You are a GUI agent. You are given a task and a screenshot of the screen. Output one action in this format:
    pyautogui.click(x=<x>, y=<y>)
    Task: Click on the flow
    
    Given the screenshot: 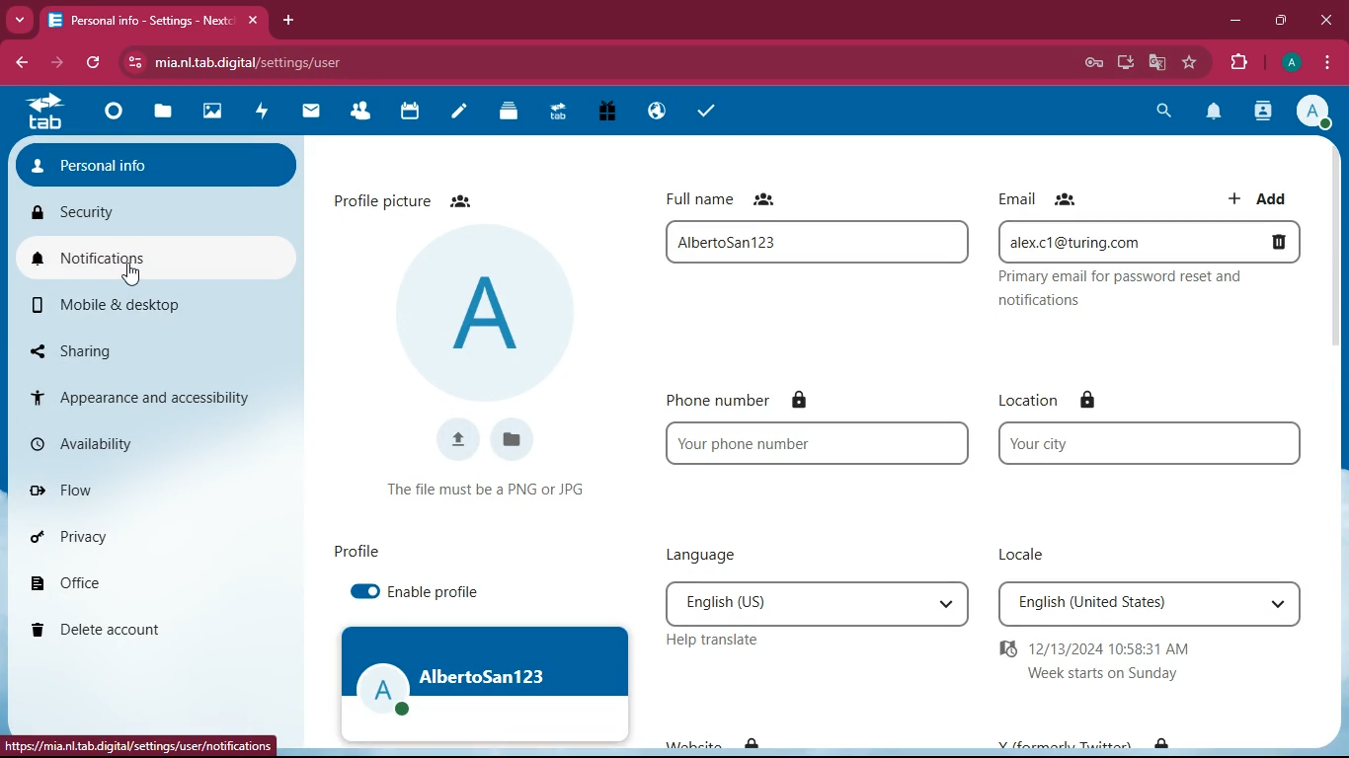 What is the action you would take?
    pyautogui.click(x=148, y=497)
    